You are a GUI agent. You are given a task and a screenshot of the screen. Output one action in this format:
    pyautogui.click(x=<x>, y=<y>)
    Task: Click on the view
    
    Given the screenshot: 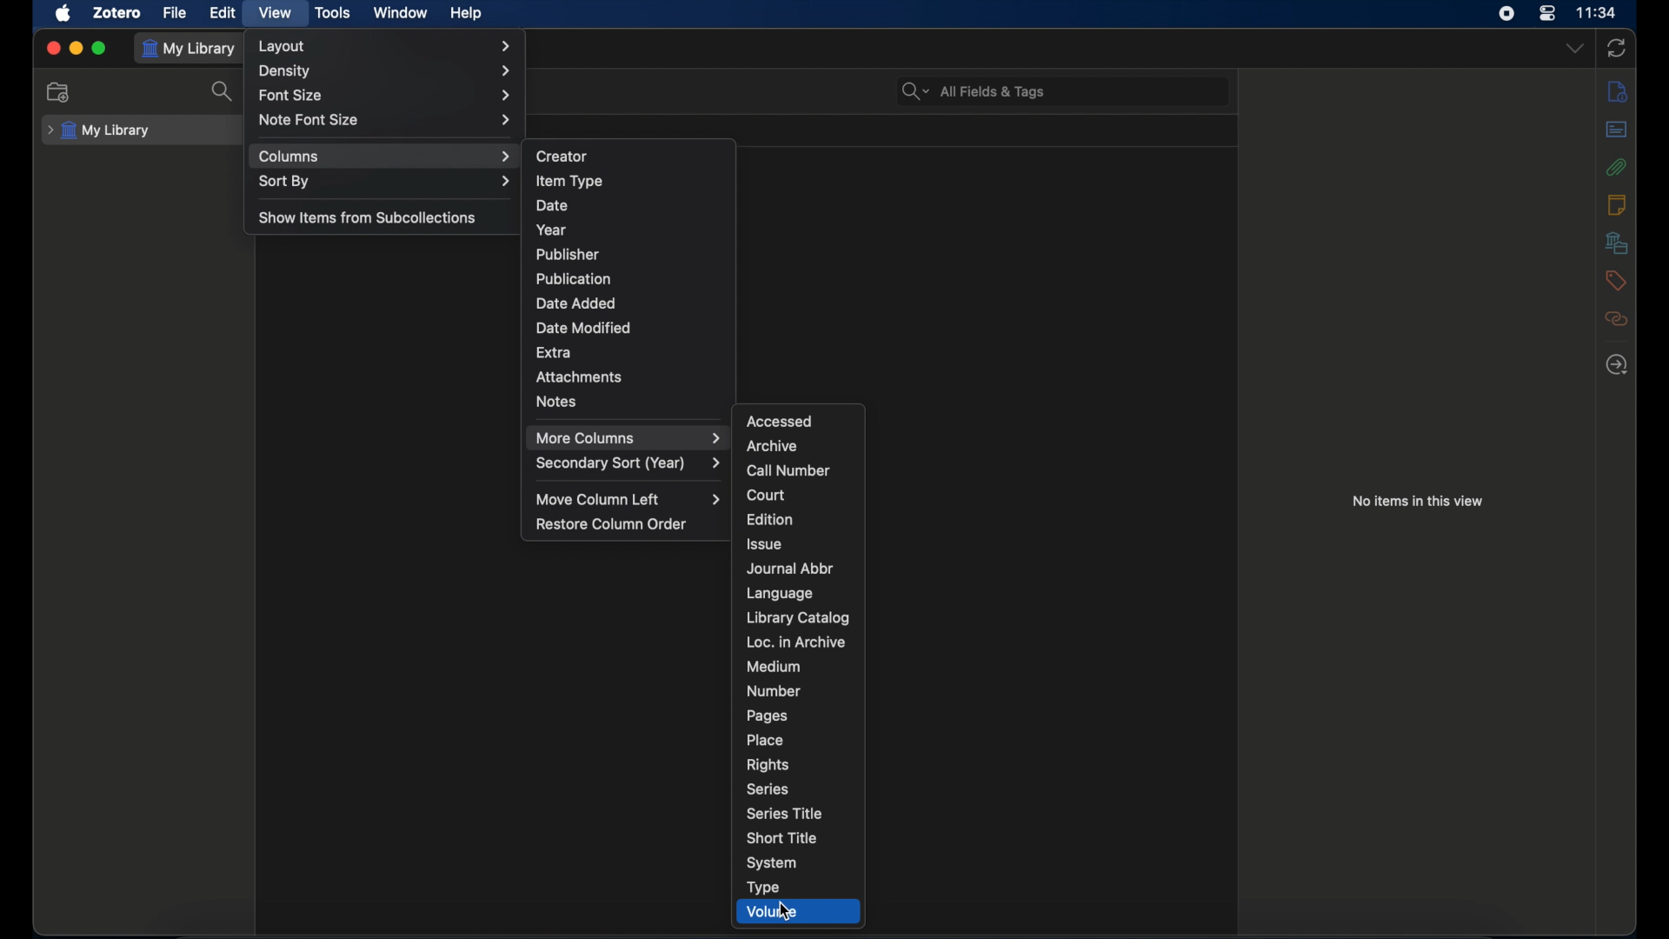 What is the action you would take?
    pyautogui.click(x=276, y=13)
    